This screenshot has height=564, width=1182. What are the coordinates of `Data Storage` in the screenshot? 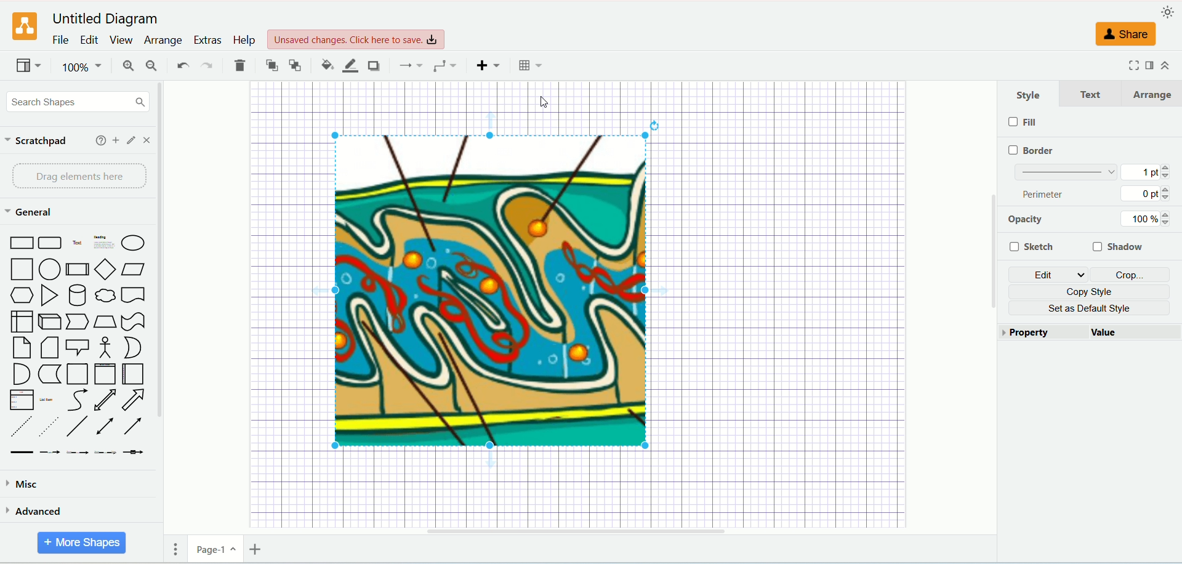 It's located at (49, 375).